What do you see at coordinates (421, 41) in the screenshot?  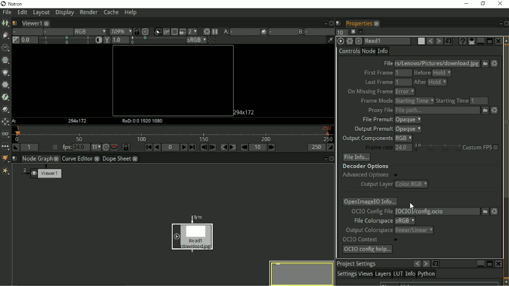 I see `Node color` at bounding box center [421, 41].